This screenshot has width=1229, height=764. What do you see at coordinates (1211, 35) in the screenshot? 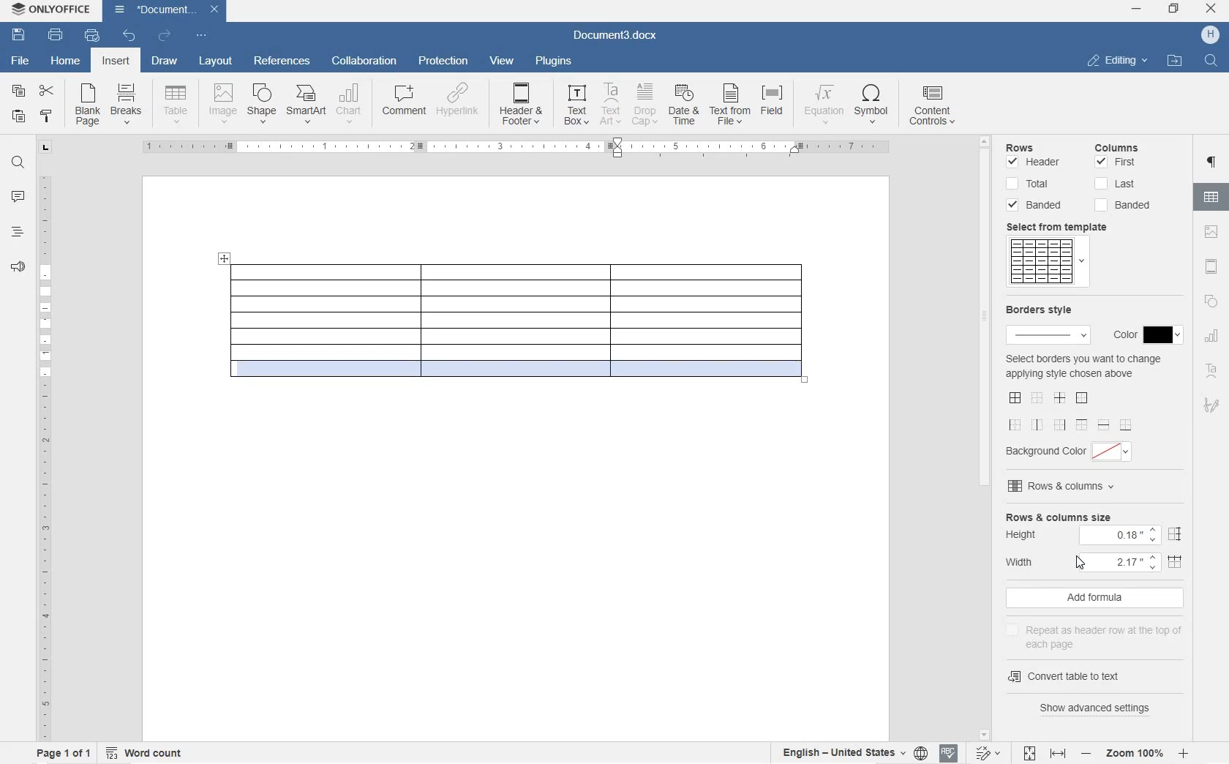
I see `HP` at bounding box center [1211, 35].